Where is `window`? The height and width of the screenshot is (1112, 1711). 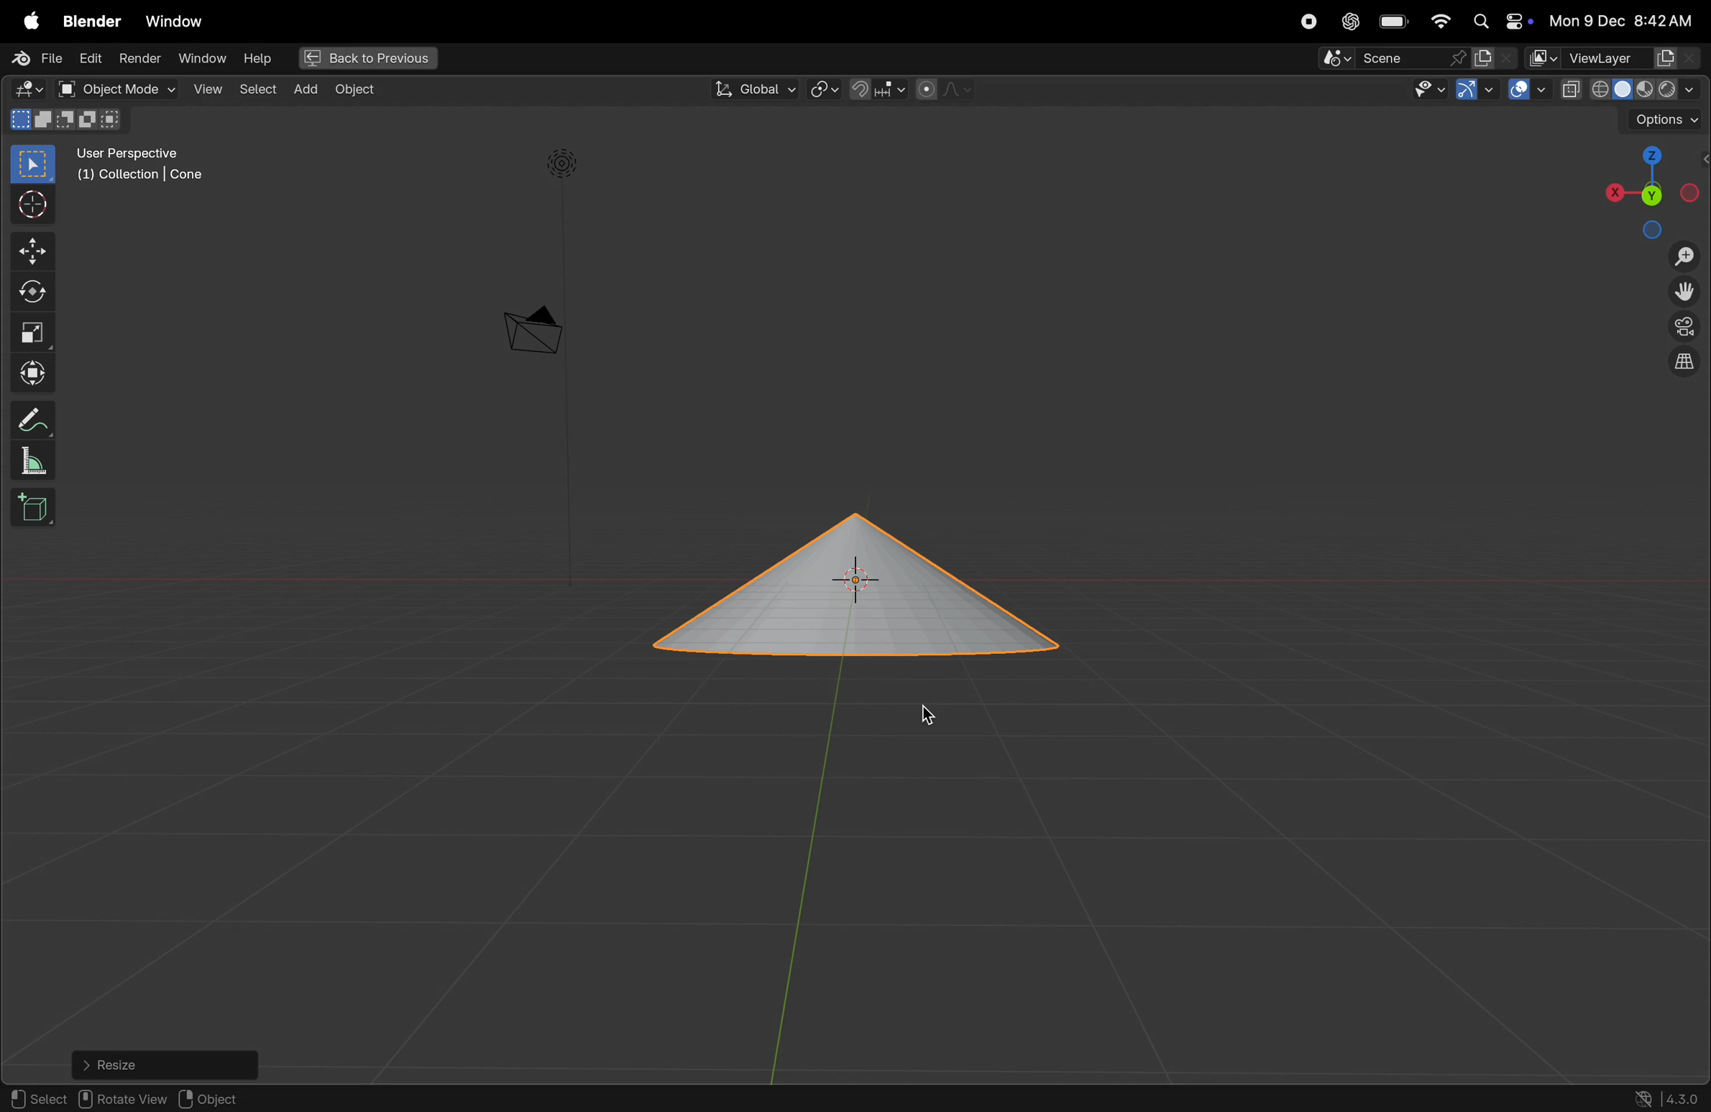
window is located at coordinates (203, 60).